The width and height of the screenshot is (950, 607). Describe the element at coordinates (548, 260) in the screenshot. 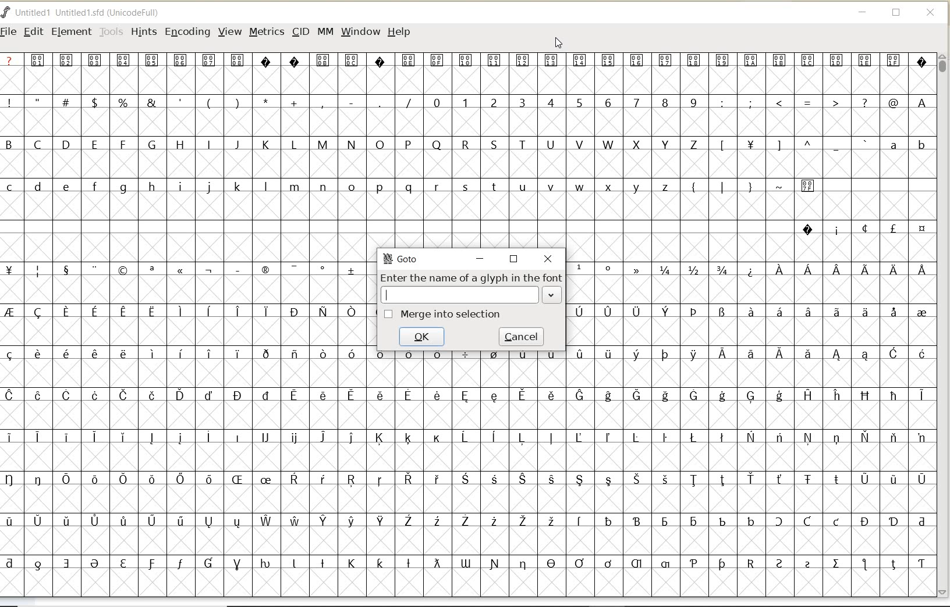

I see `close` at that location.